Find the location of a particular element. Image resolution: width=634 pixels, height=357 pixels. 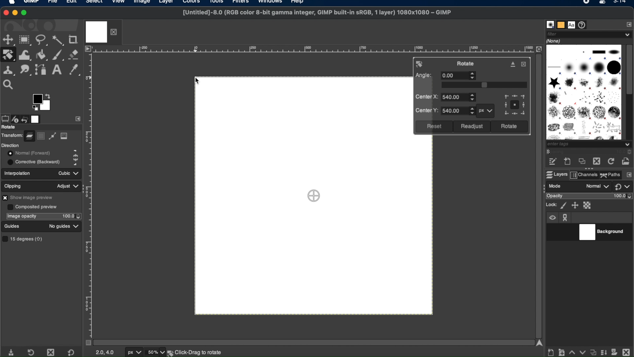

opacity is located at coordinates (554, 196).